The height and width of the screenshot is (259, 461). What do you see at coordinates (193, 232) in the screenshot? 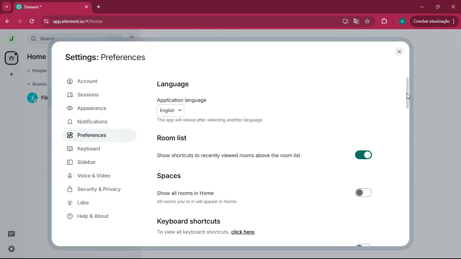
I see `To view all keyboard shortcuts` at bounding box center [193, 232].